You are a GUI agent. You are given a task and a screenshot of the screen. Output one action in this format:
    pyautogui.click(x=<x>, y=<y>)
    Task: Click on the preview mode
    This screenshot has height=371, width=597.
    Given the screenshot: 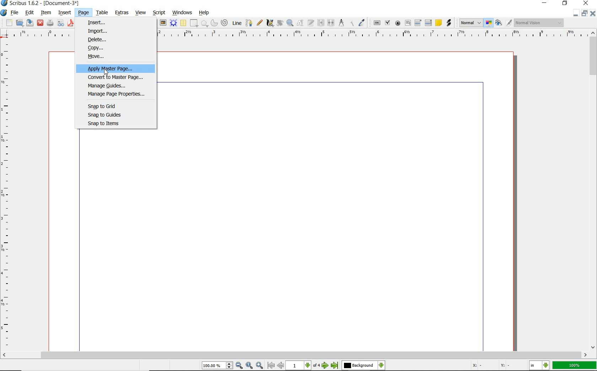 What is the action you would take?
    pyautogui.click(x=499, y=23)
    